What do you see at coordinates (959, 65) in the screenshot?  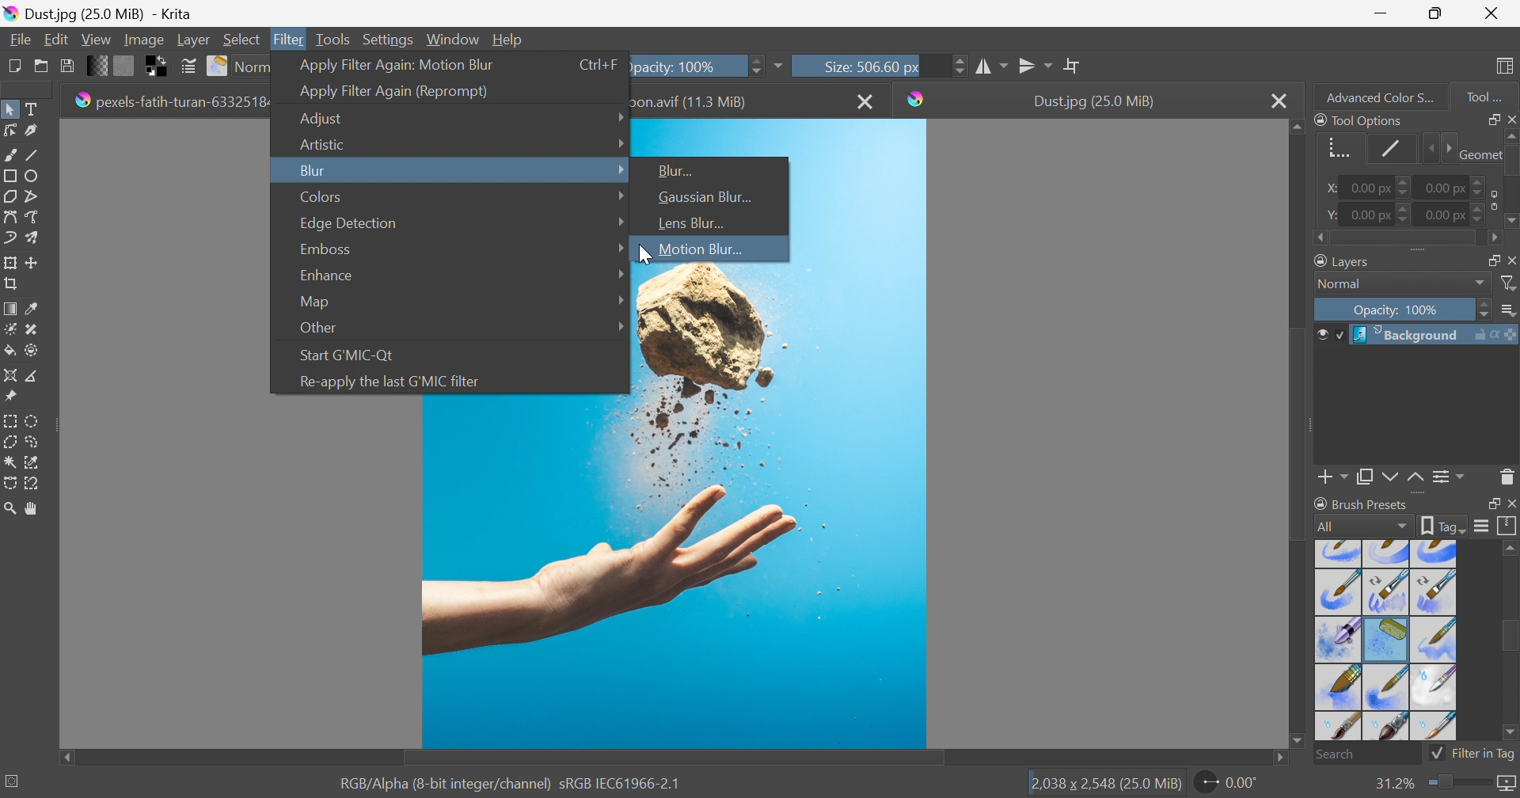 I see `Slider` at bounding box center [959, 65].